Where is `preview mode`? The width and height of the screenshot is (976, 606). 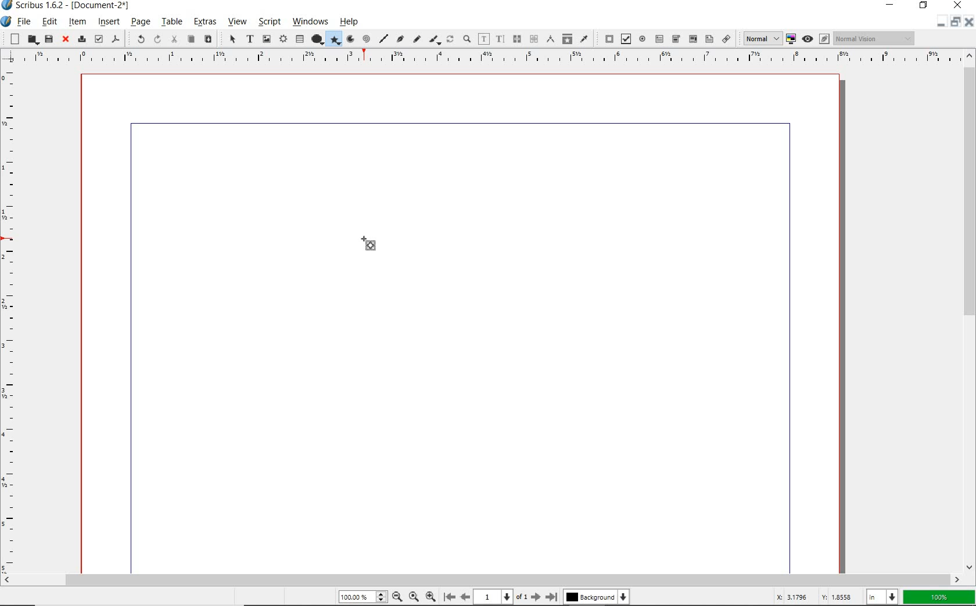
preview mode is located at coordinates (815, 39).